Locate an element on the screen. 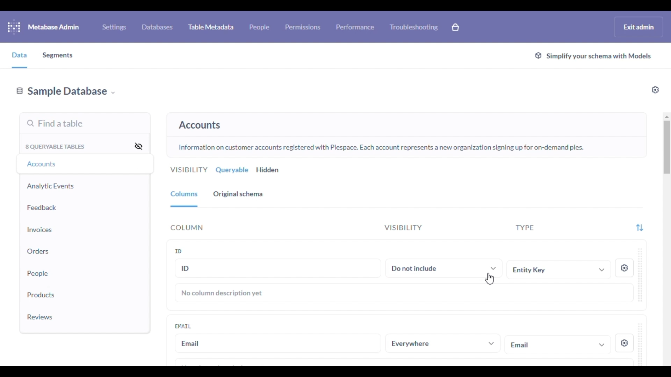 The width and height of the screenshot is (671, 377). settings is located at coordinates (624, 343).